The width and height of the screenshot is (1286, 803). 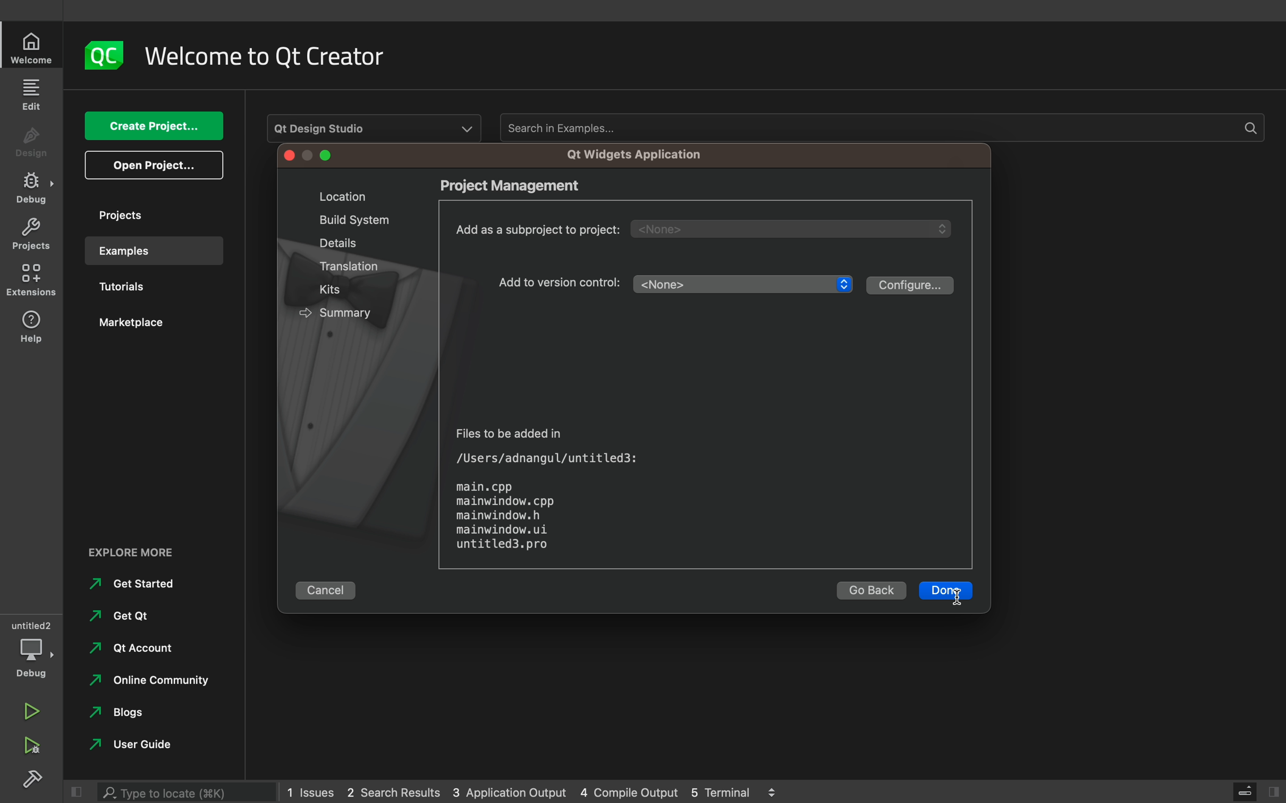 I want to click on logo, so click(x=106, y=55).